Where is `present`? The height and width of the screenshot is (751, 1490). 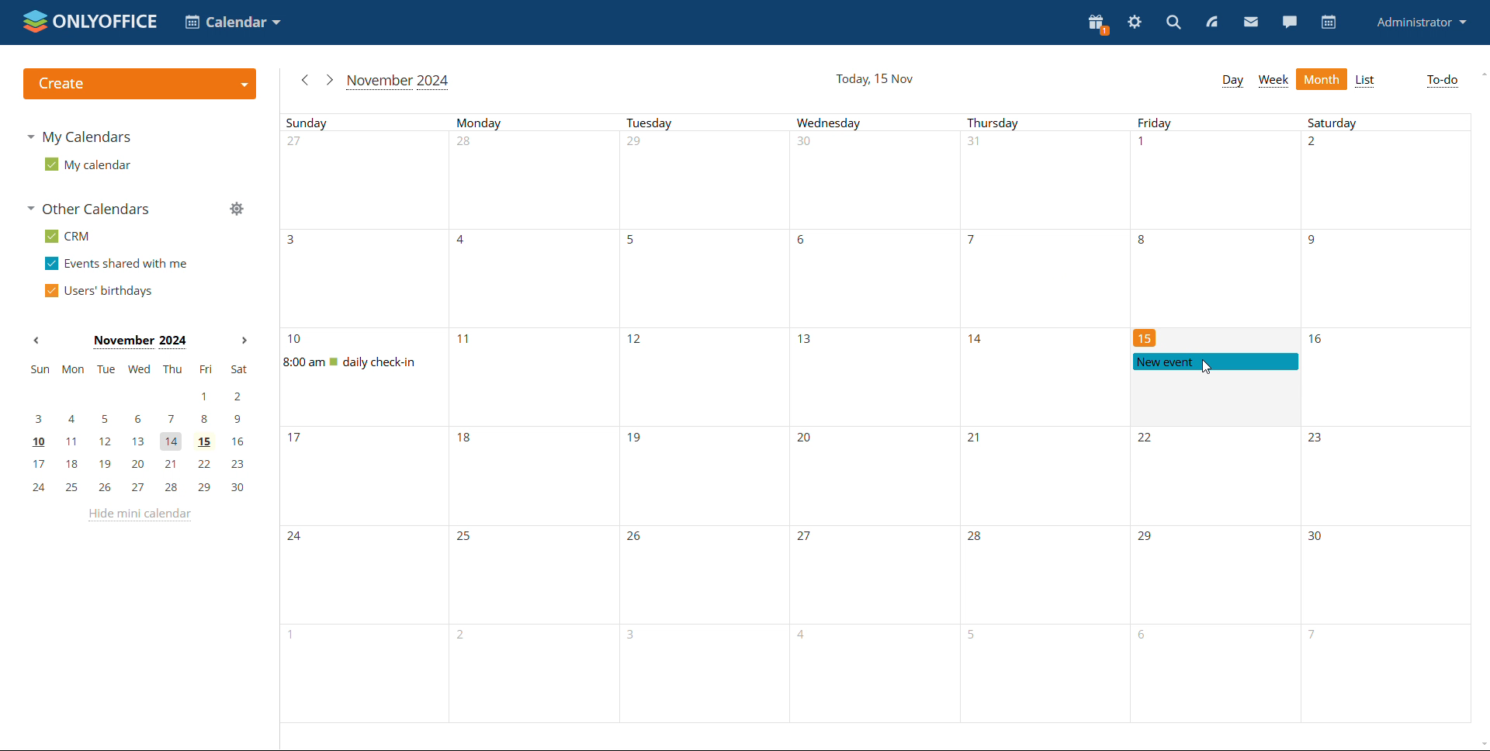
present is located at coordinates (1098, 24).